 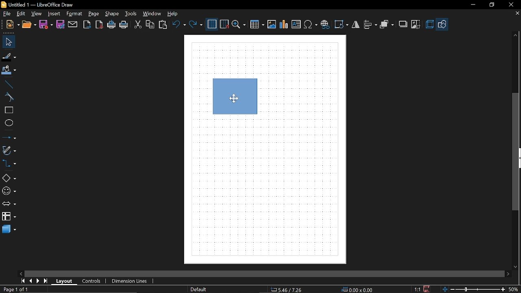 I want to click on Save as, so click(x=60, y=24).